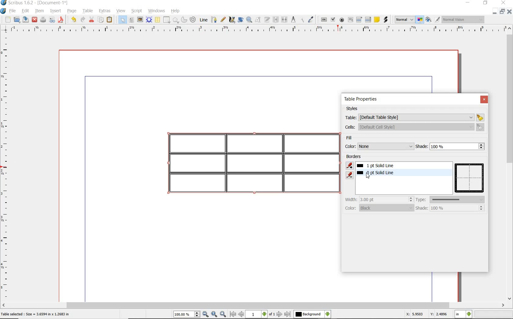  Describe the element at coordinates (361, 100) in the screenshot. I see `table properties` at that location.